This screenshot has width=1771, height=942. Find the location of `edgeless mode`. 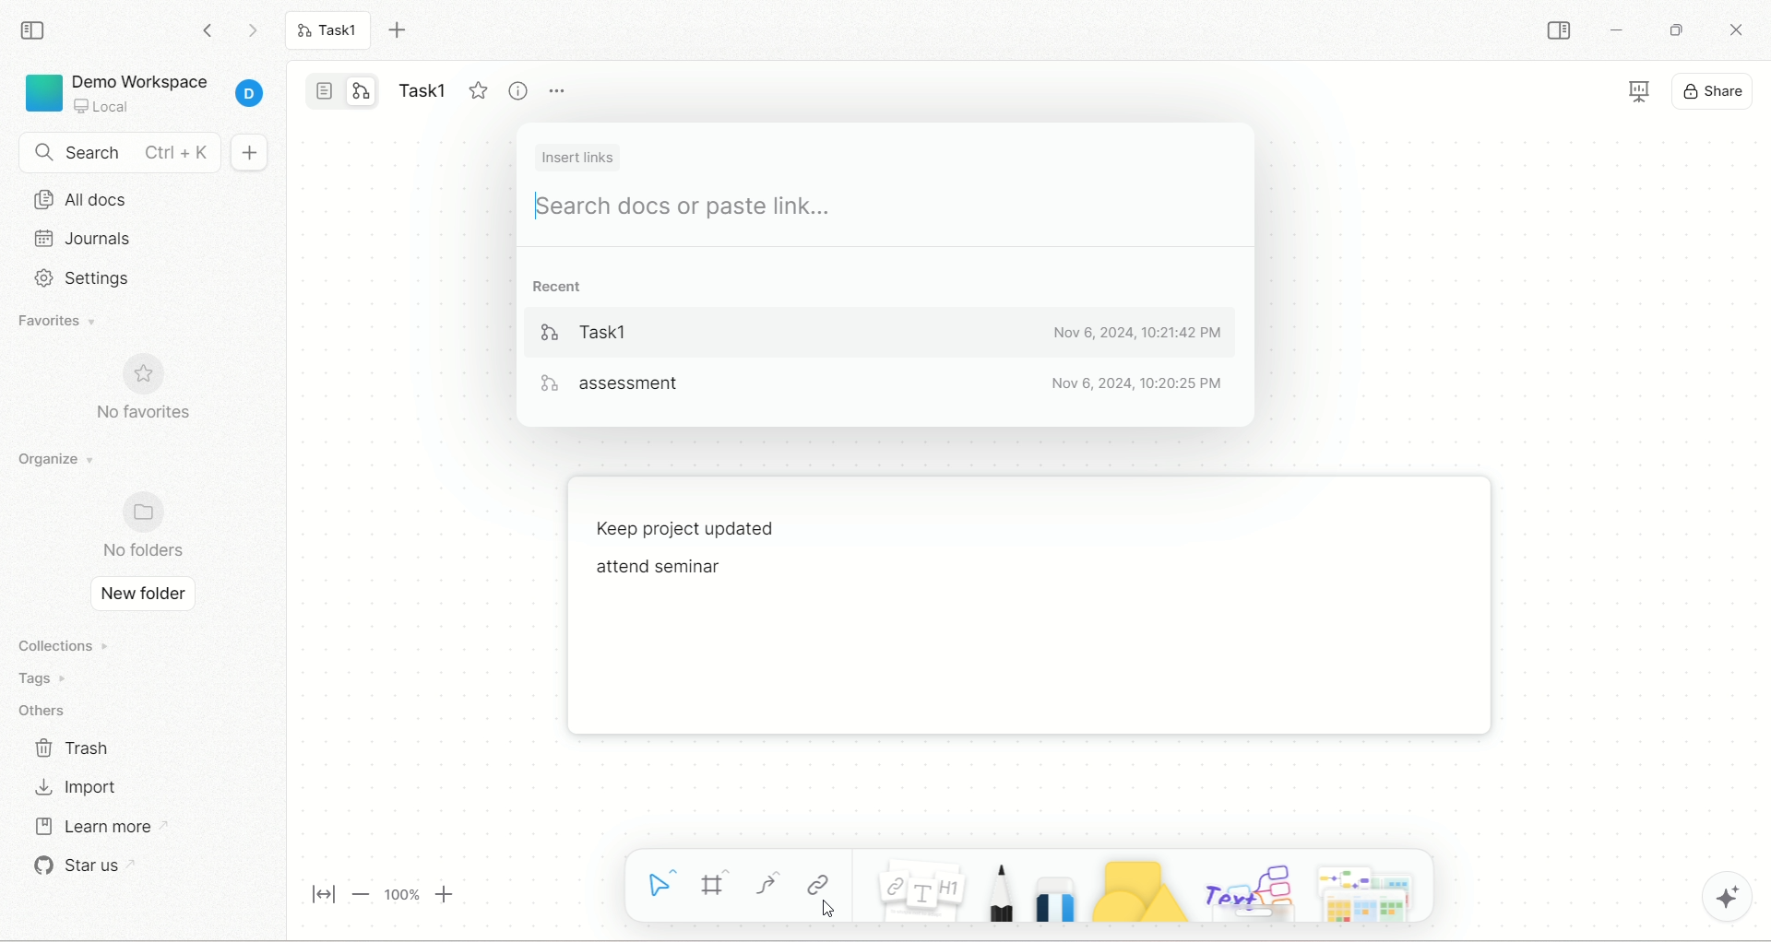

edgeless mode is located at coordinates (361, 91).